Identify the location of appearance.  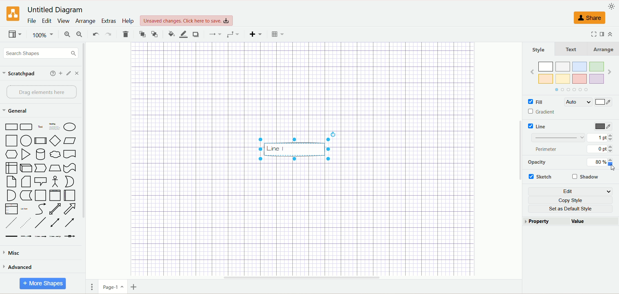
(611, 6).